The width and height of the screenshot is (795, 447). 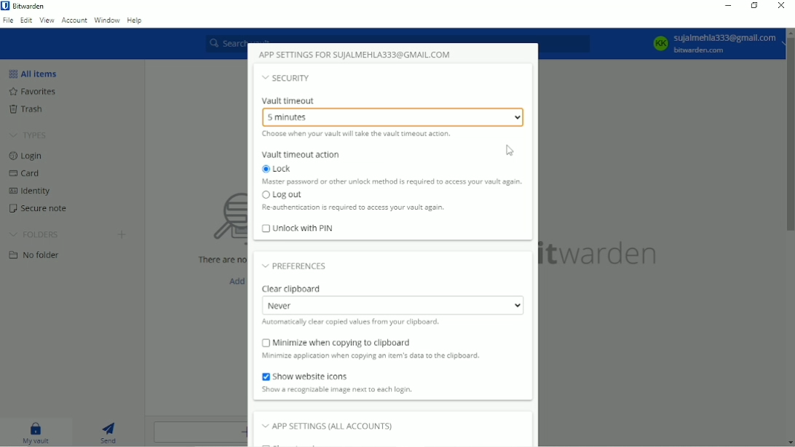 What do you see at coordinates (107, 19) in the screenshot?
I see `Window` at bounding box center [107, 19].